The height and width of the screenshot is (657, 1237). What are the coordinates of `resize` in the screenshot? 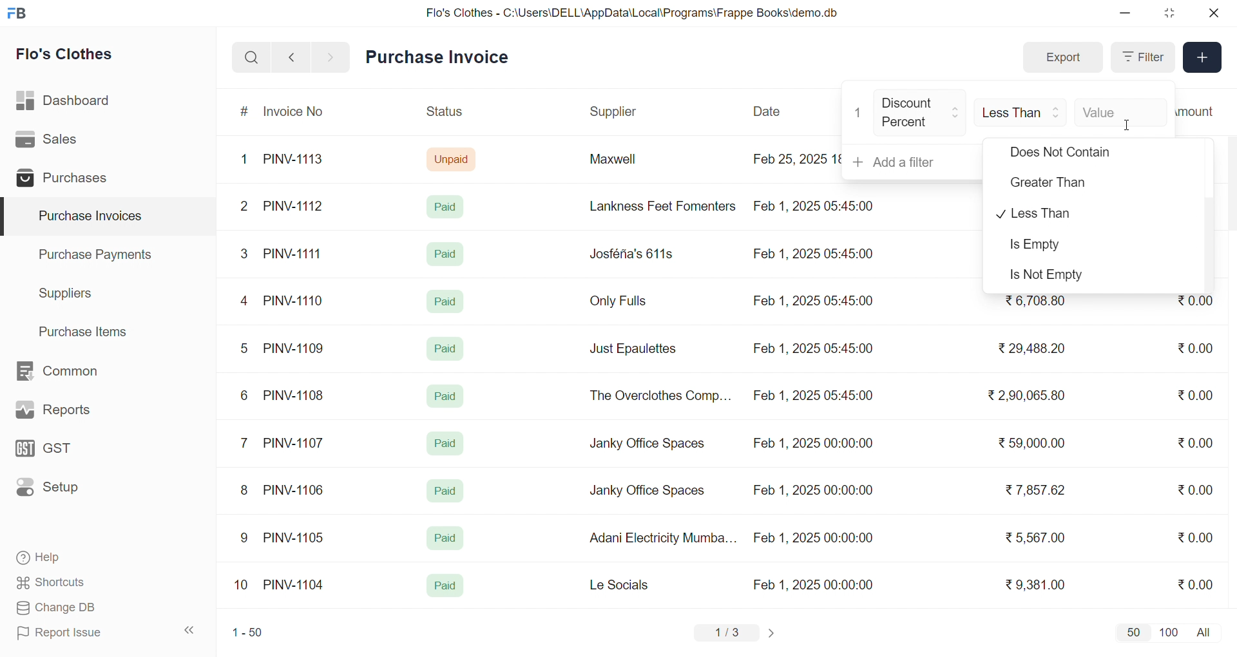 It's located at (1169, 13).